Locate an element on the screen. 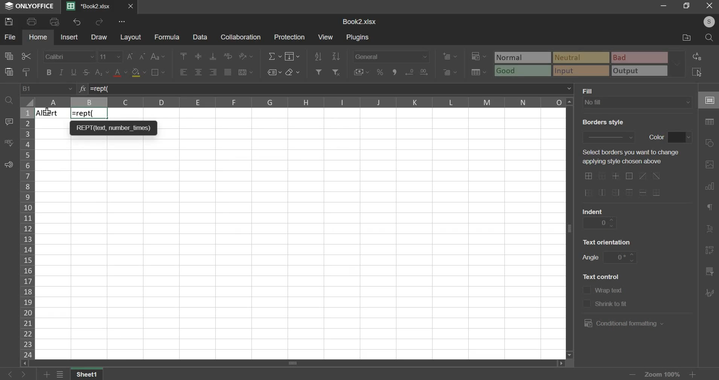 This screenshot has height=380, width=719. orientation is located at coordinates (610, 243).